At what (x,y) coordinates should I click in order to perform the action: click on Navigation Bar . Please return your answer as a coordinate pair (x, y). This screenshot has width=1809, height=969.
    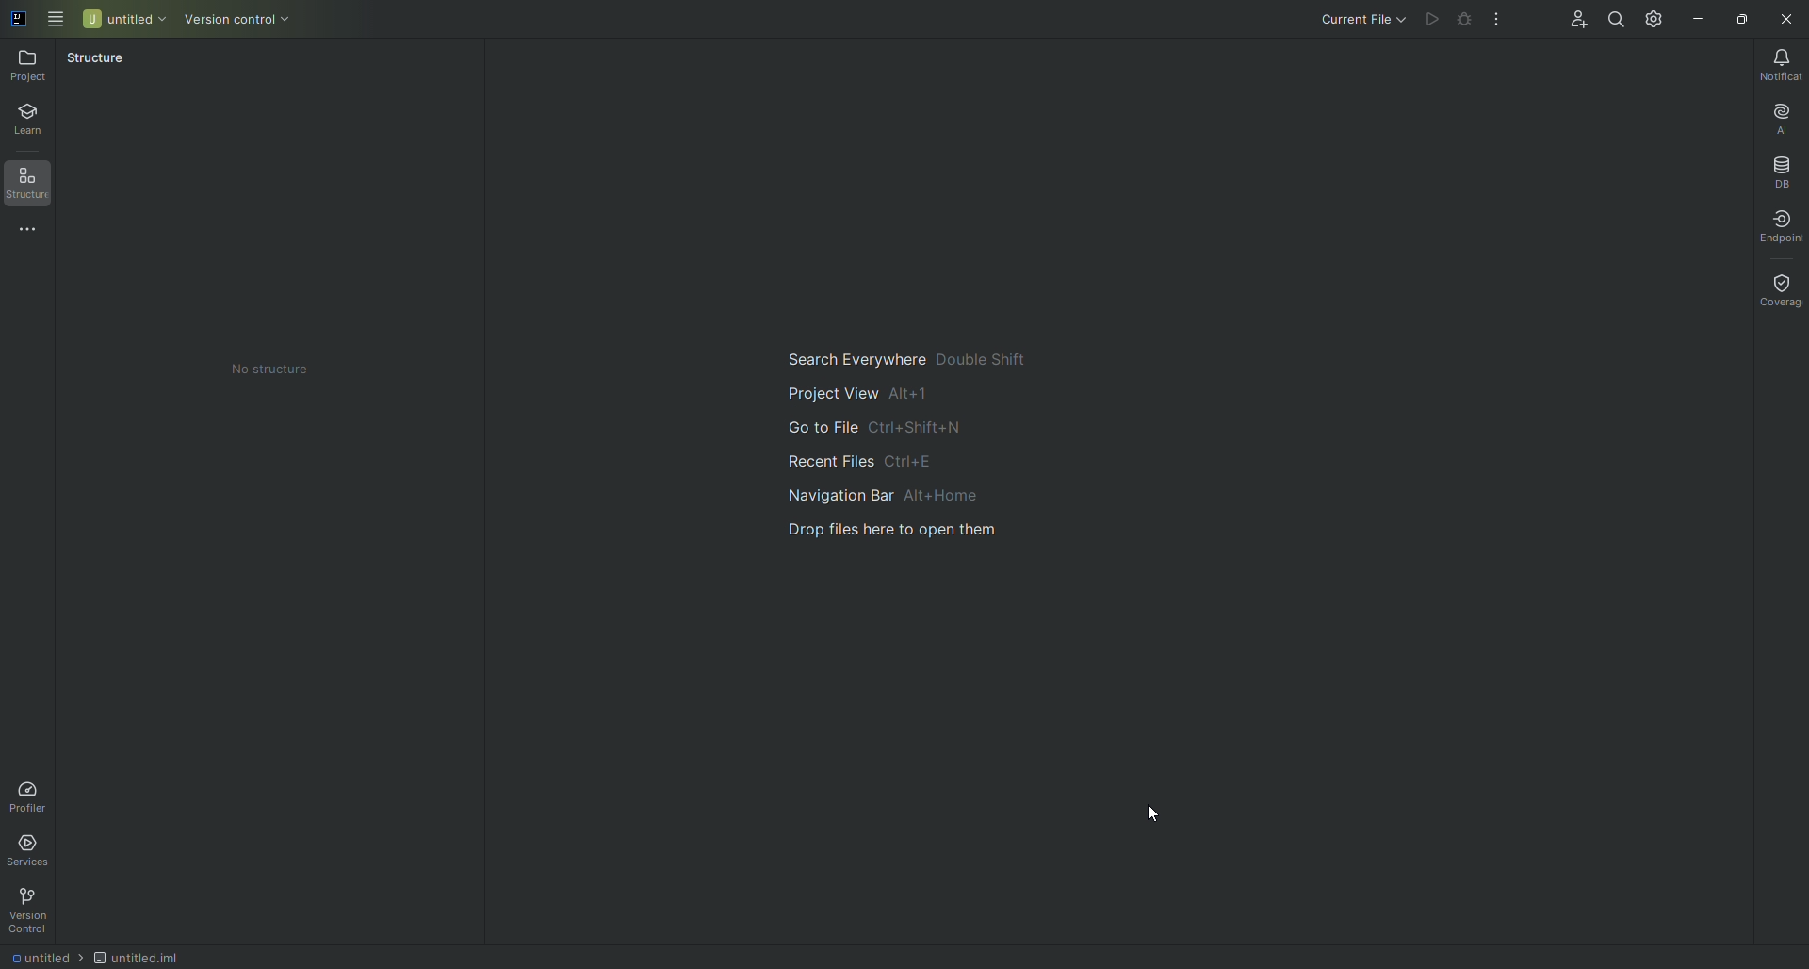
    Looking at the image, I should click on (902, 493).